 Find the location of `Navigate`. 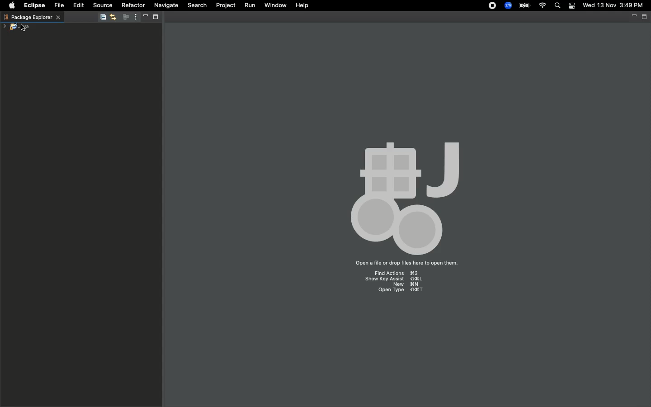

Navigate is located at coordinates (166, 6).